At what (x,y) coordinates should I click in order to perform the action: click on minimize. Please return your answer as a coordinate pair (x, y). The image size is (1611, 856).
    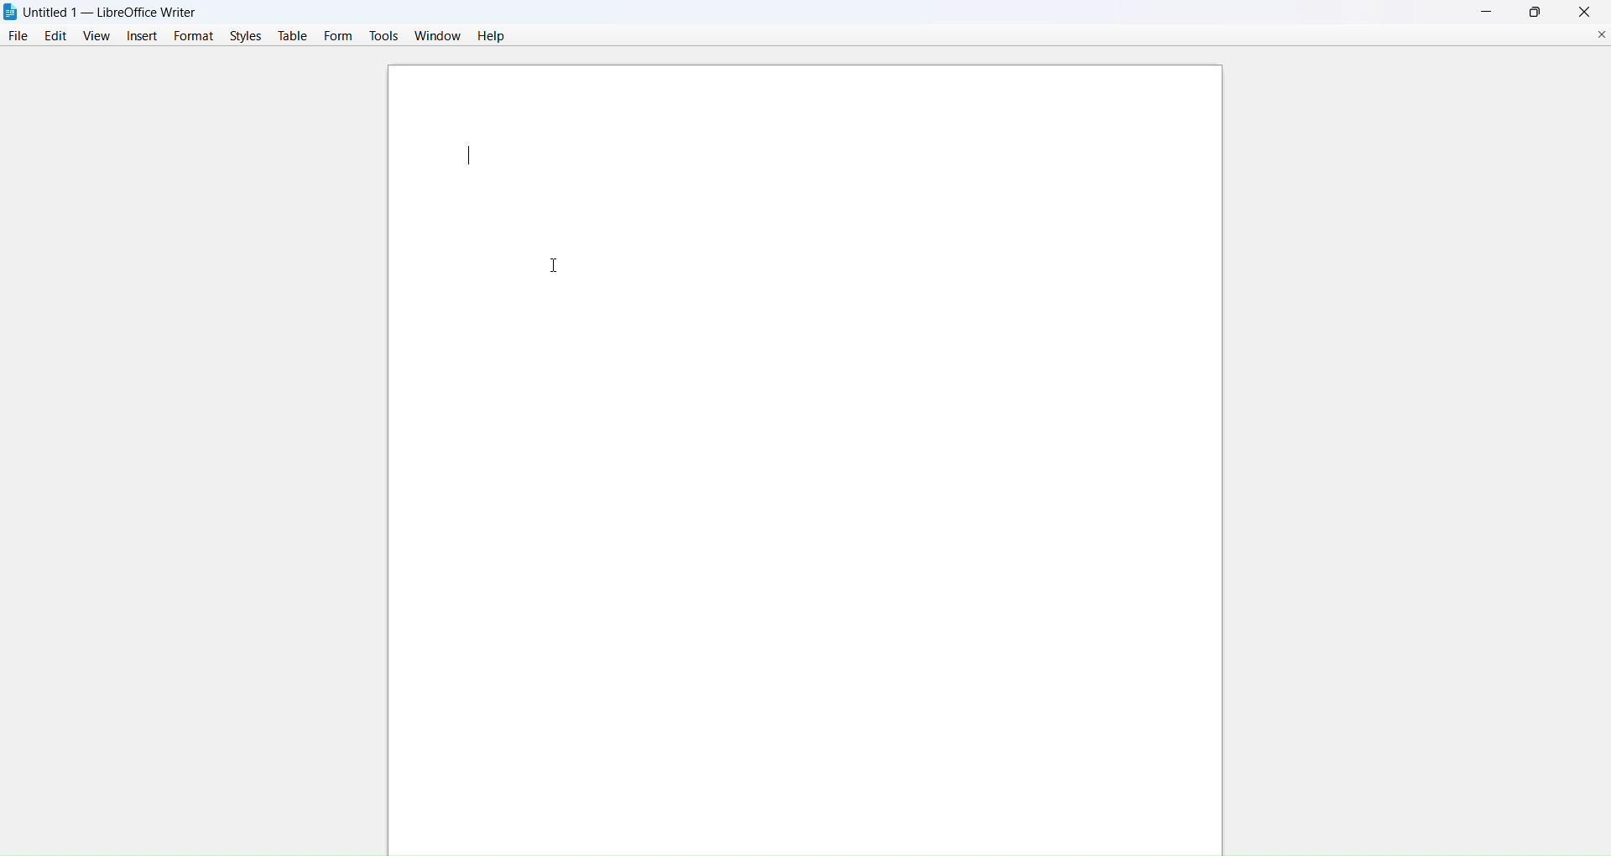
    Looking at the image, I should click on (1490, 12).